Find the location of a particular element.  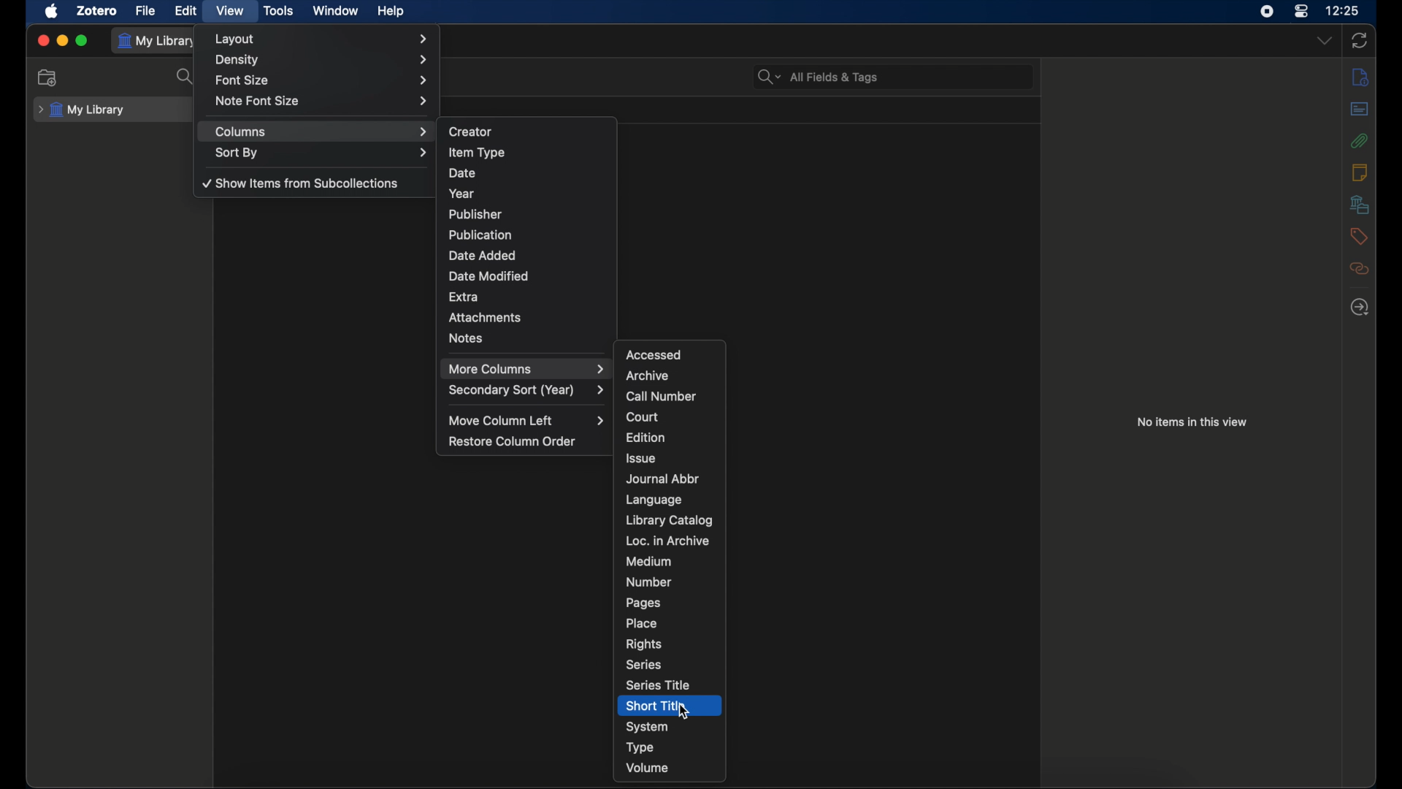

publication is located at coordinates (480, 234).